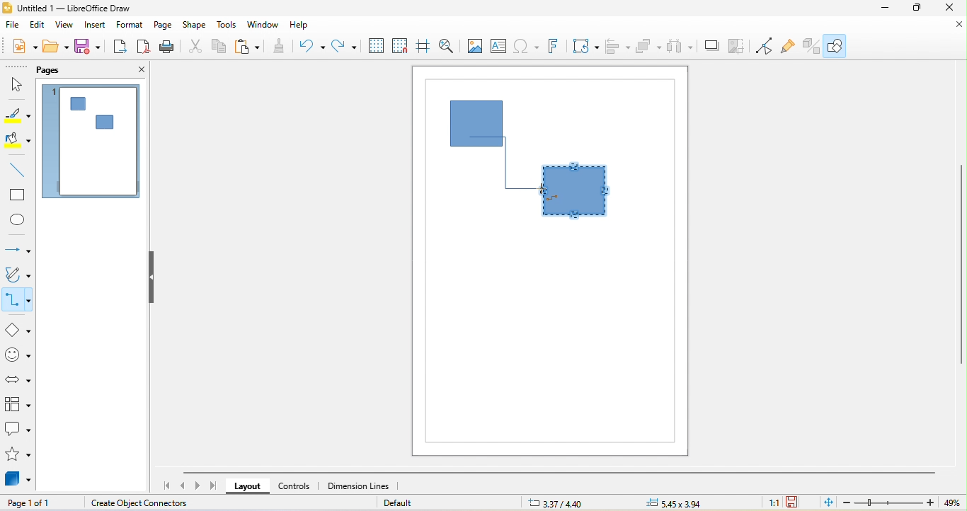 The height and width of the screenshot is (511, 967). I want to click on export, so click(120, 47).